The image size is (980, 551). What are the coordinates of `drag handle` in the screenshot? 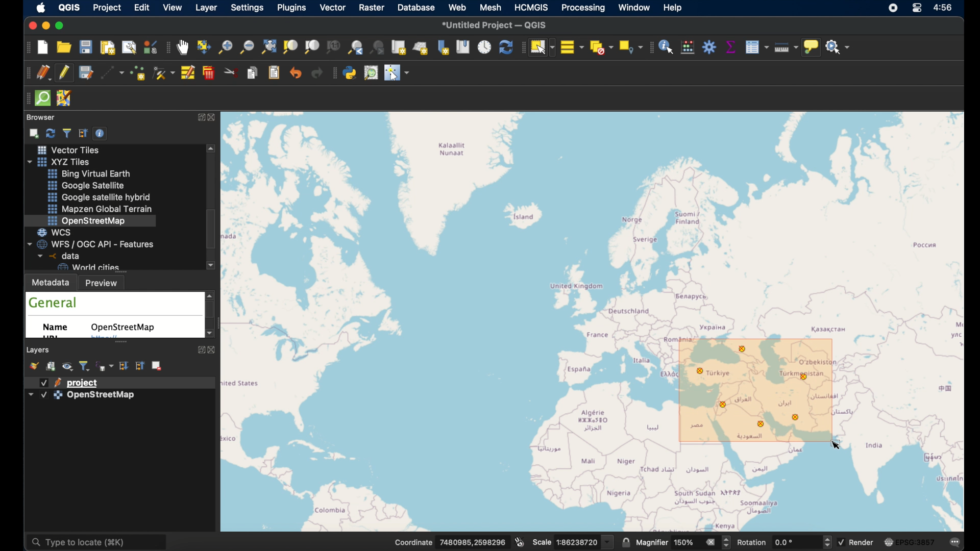 It's located at (26, 98).